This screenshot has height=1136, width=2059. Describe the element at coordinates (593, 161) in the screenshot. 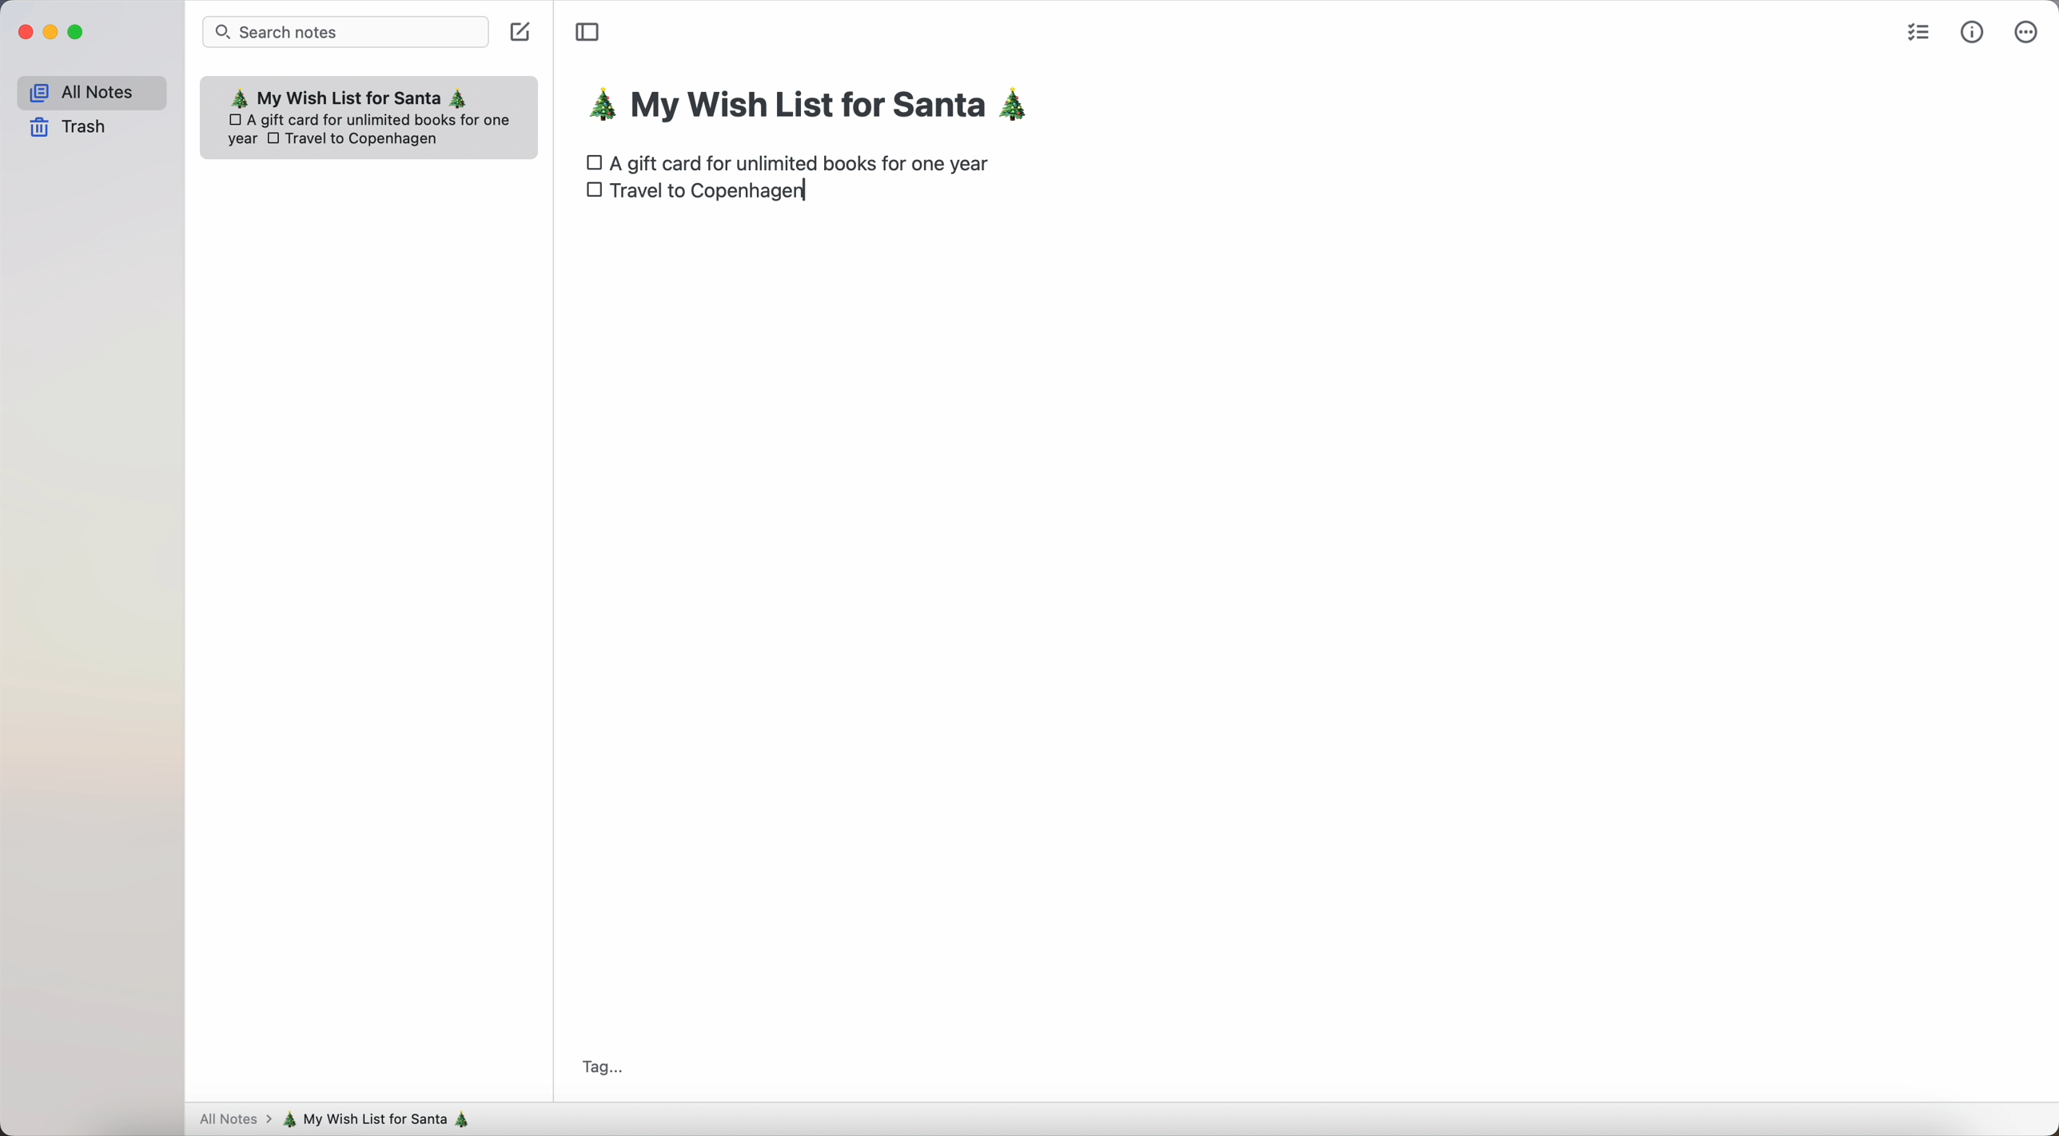

I see `checkbox` at that location.